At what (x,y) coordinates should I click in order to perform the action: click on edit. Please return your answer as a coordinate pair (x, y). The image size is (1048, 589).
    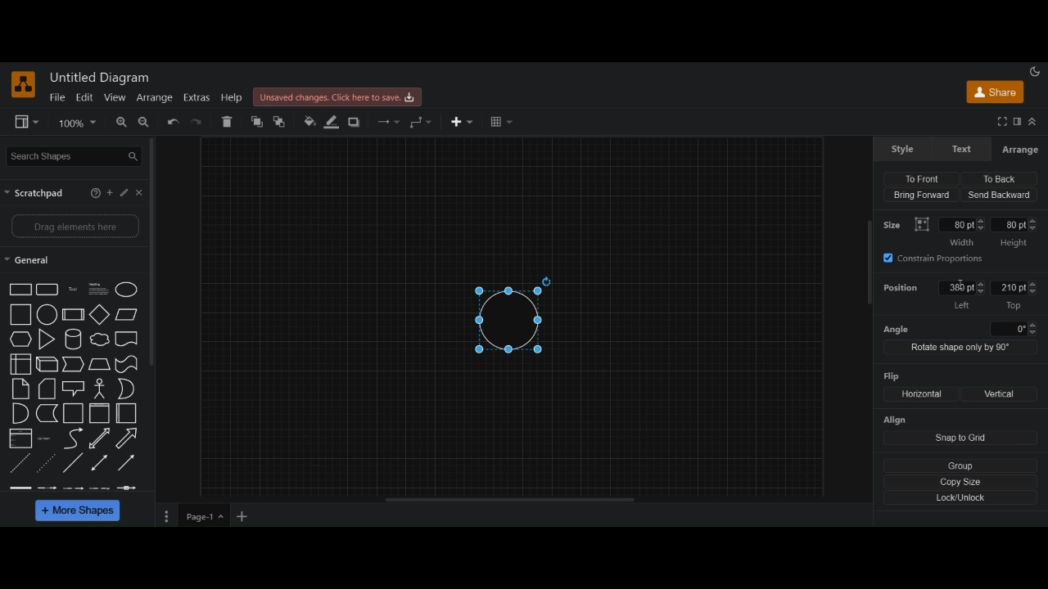
    Looking at the image, I should click on (84, 97).